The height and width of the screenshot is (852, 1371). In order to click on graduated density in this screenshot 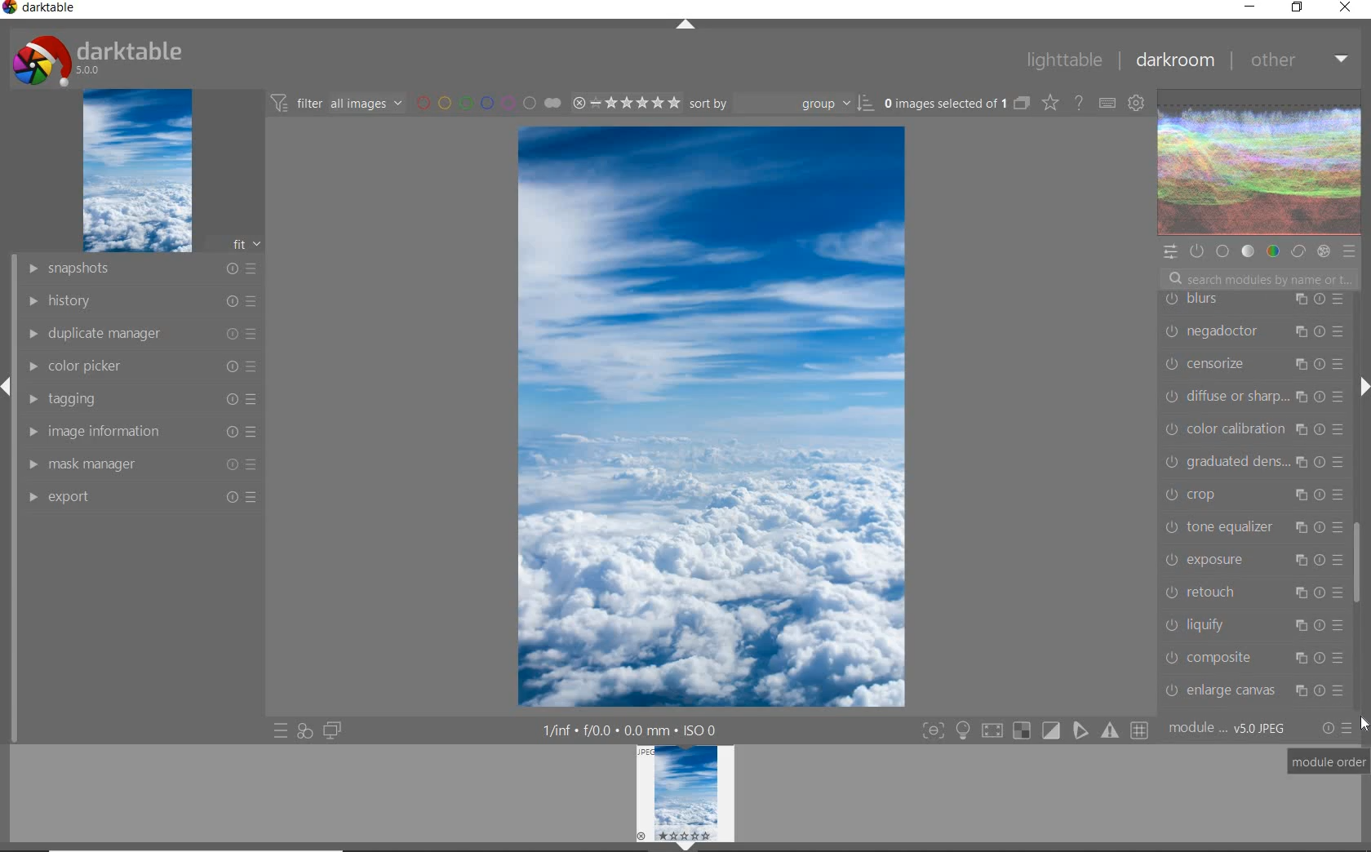, I will do `click(1255, 460)`.